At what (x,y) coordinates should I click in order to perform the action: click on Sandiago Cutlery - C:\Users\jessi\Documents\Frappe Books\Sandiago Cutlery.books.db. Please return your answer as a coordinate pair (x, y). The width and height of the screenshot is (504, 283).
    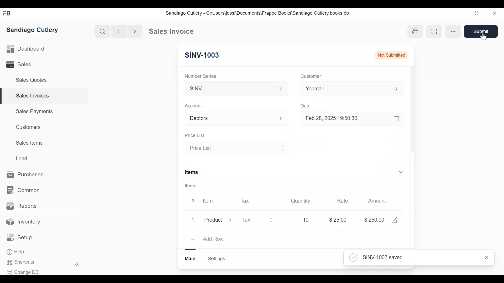
    Looking at the image, I should click on (257, 13).